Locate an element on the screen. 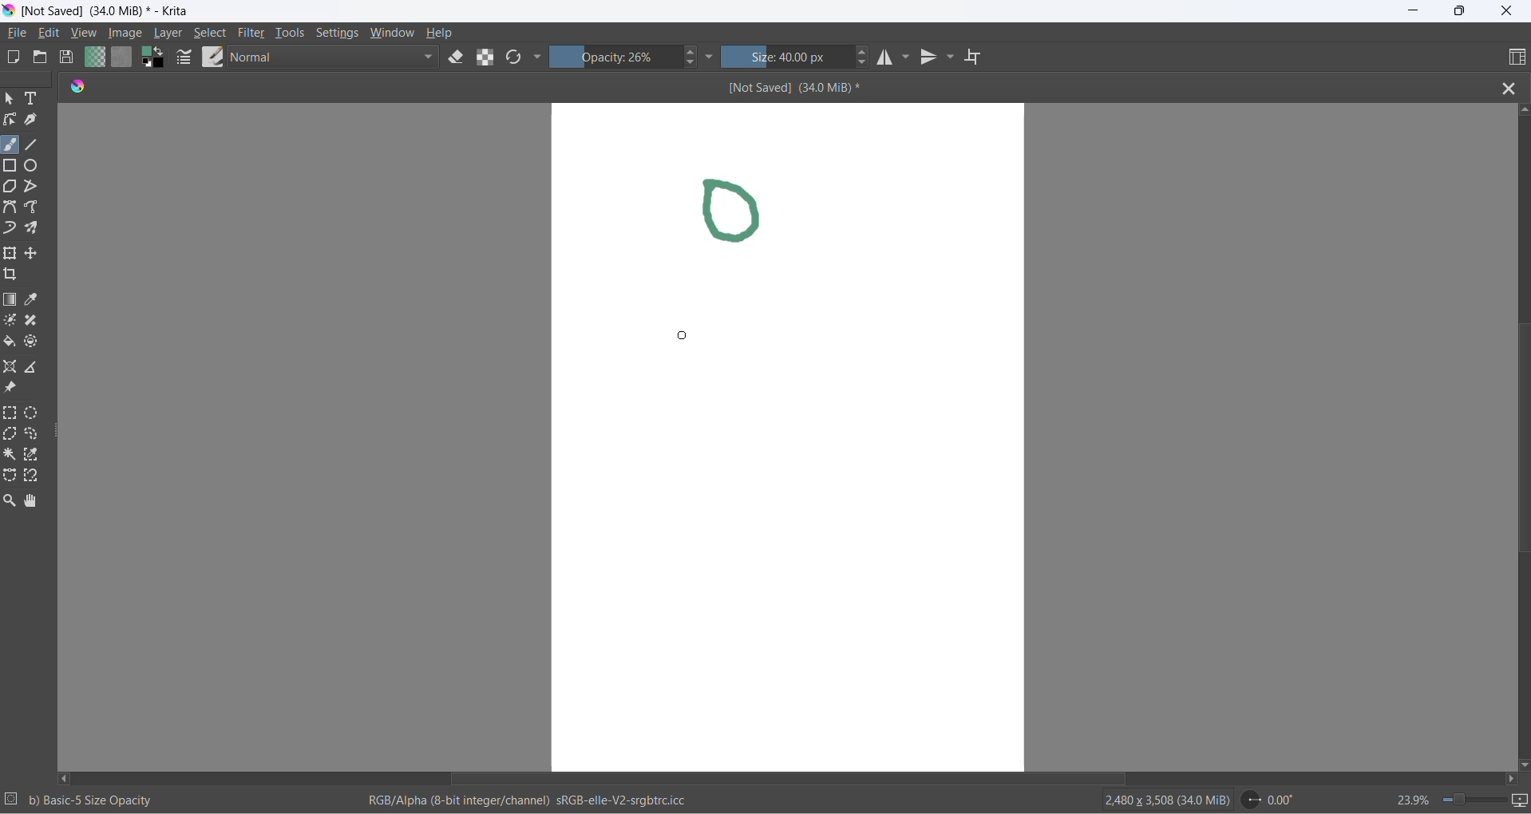  tools is located at coordinates (291, 33).